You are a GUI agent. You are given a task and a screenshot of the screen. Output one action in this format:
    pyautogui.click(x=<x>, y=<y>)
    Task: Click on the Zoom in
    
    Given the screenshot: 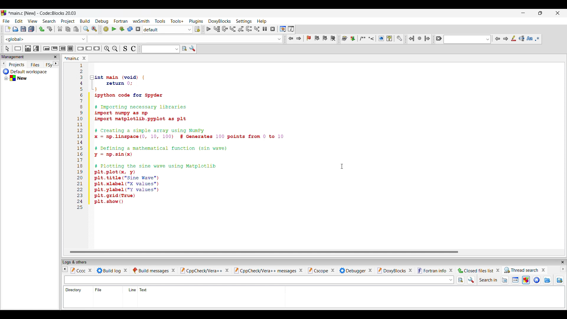 What is the action you would take?
    pyautogui.click(x=107, y=48)
    